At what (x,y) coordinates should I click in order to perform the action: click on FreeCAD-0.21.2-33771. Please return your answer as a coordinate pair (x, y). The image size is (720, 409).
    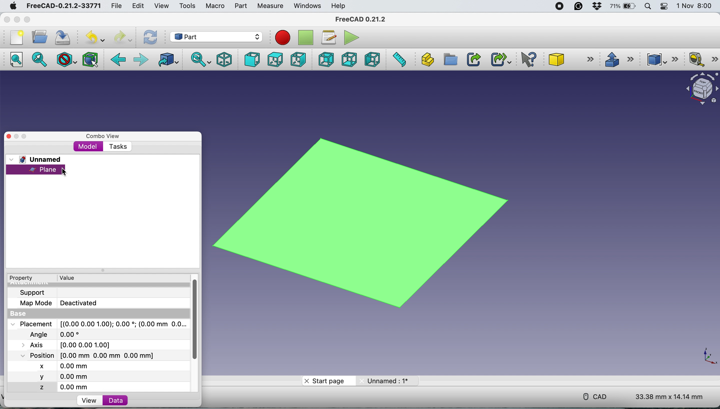
    Looking at the image, I should click on (62, 6).